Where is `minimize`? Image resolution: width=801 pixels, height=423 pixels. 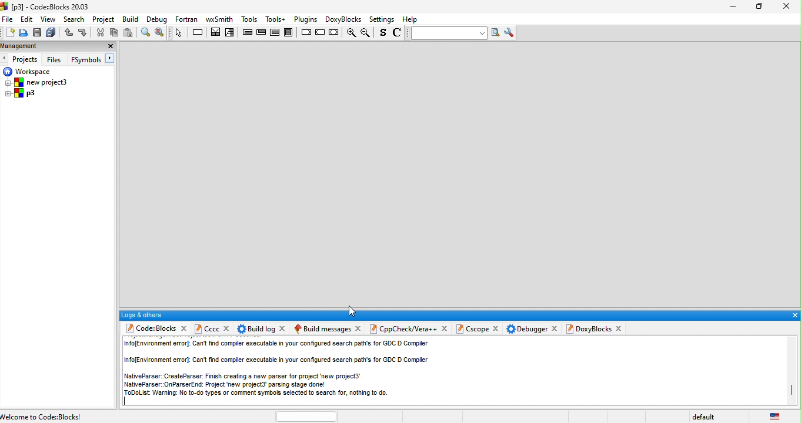 minimize is located at coordinates (732, 8).